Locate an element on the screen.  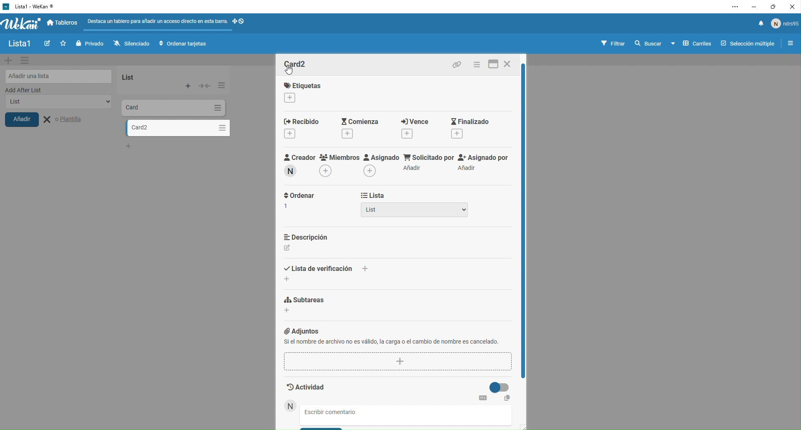
Destaca un tablero para afadir un acceso directo en esta bar is located at coordinates (157, 20).